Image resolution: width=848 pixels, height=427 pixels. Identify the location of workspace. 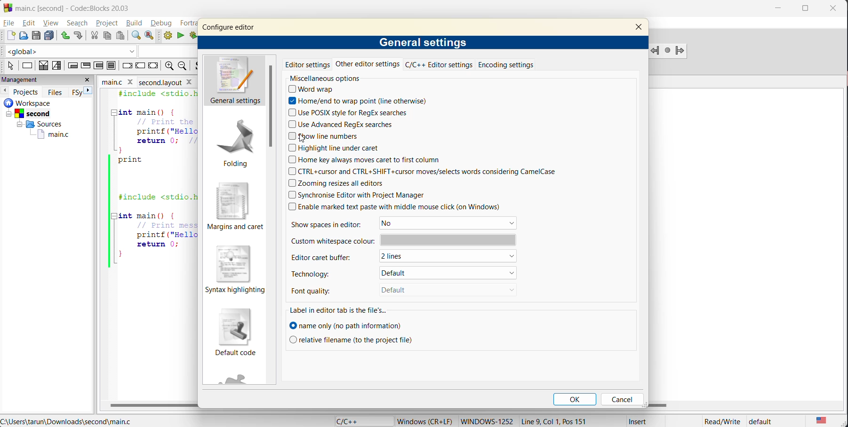
(42, 103).